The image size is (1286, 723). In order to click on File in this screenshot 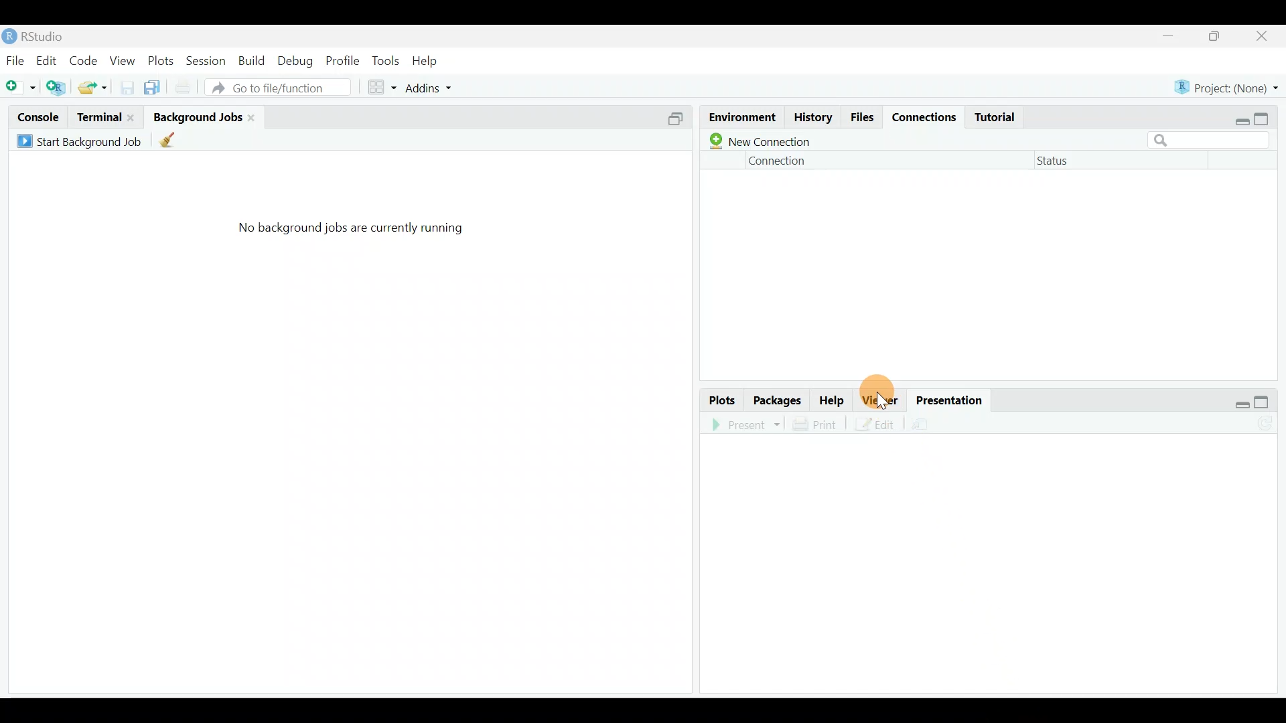, I will do `click(15, 60)`.